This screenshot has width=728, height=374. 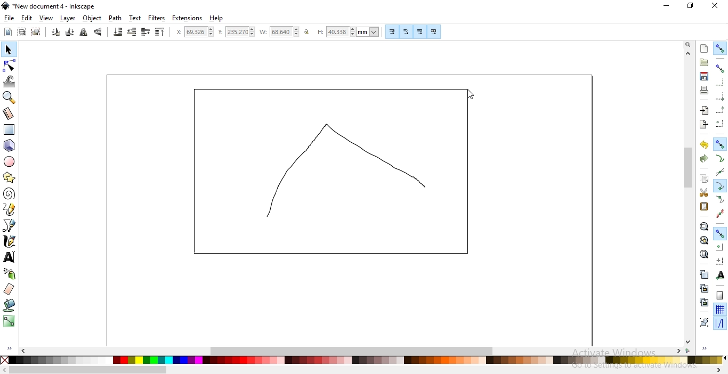 I want to click on scrollbar, so click(x=88, y=371).